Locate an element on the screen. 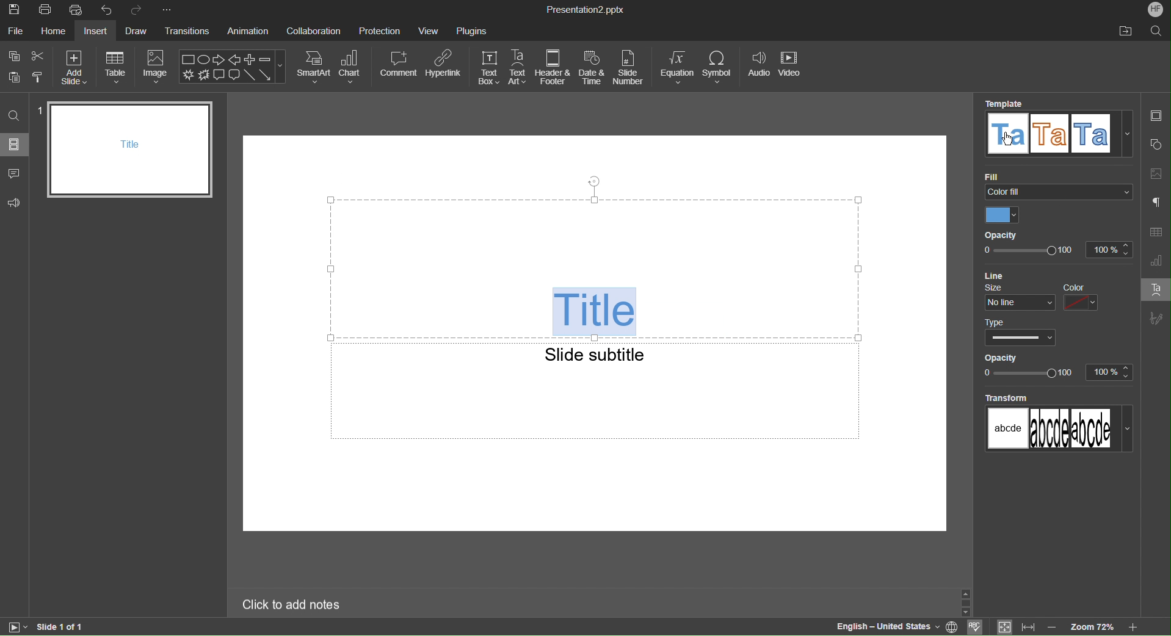 This screenshot has width=1171, height=636. Add Slide is located at coordinates (73, 68).